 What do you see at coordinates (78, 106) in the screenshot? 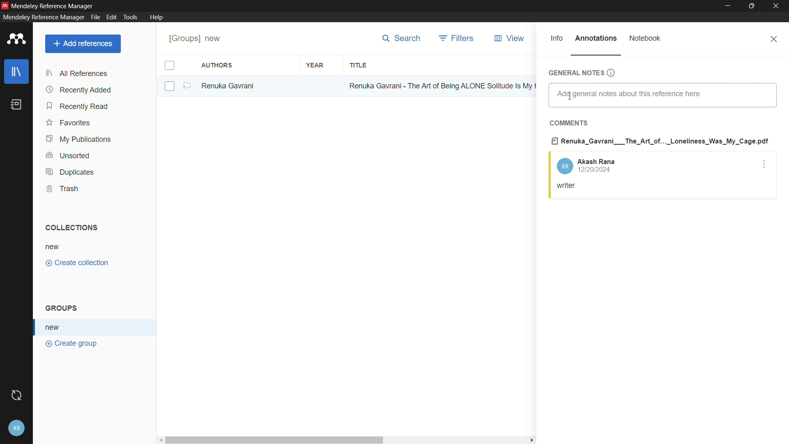
I see `recently read` at bounding box center [78, 106].